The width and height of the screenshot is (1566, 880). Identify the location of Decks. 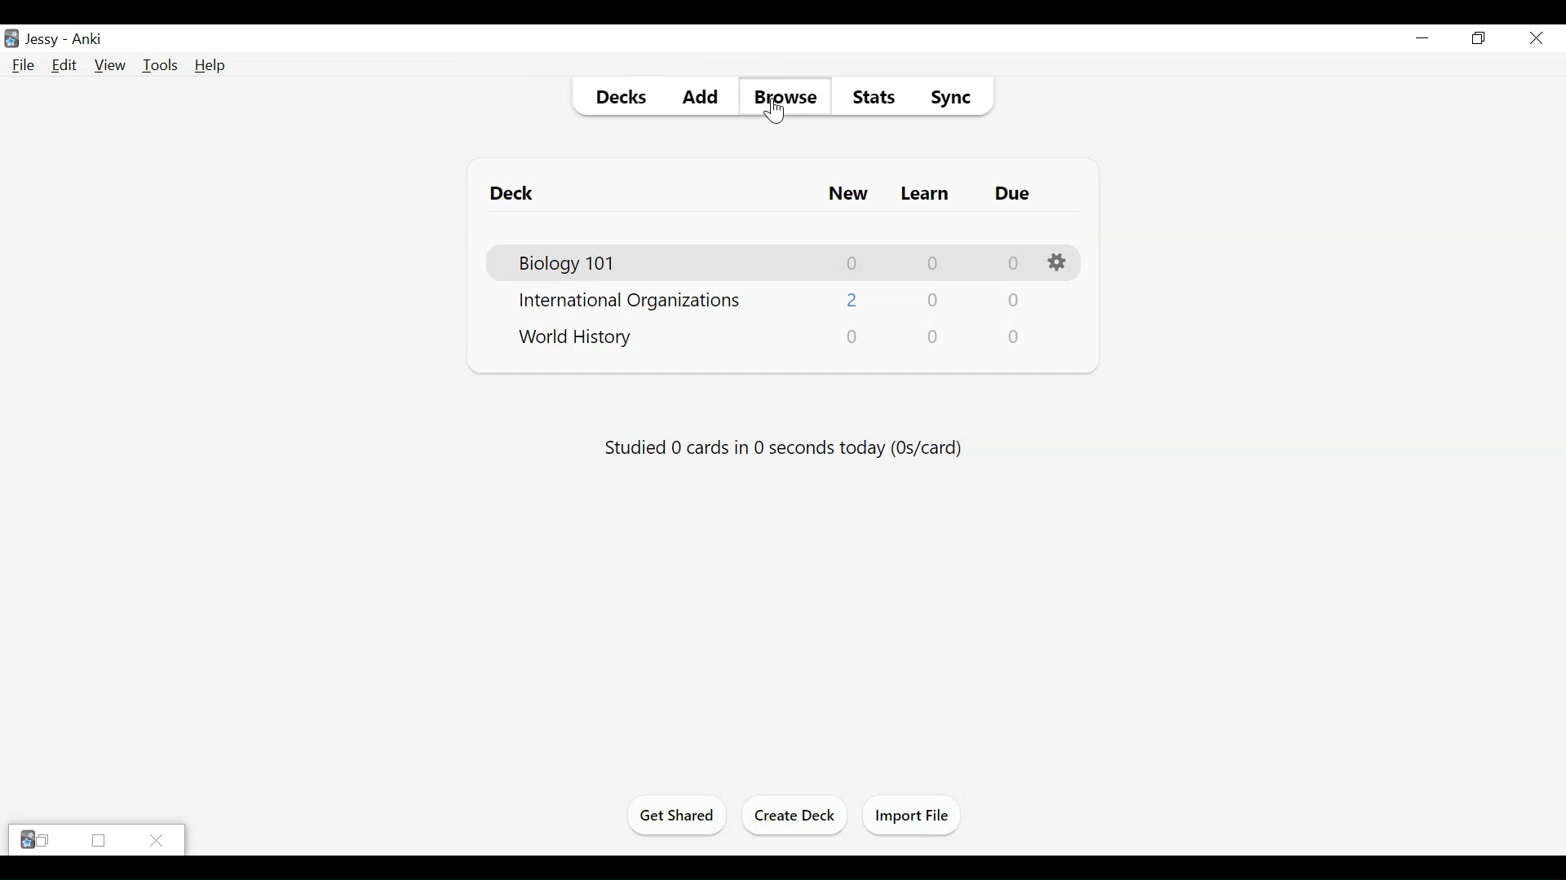
(618, 98).